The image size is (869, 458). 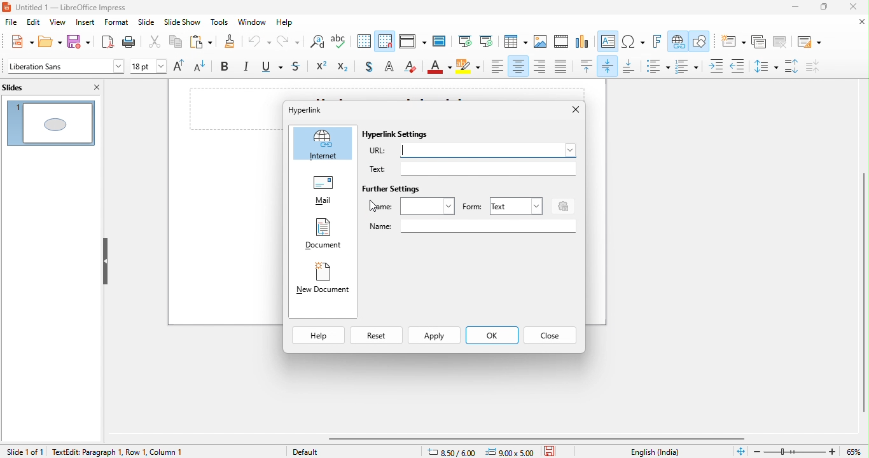 I want to click on new document, so click(x=323, y=281).